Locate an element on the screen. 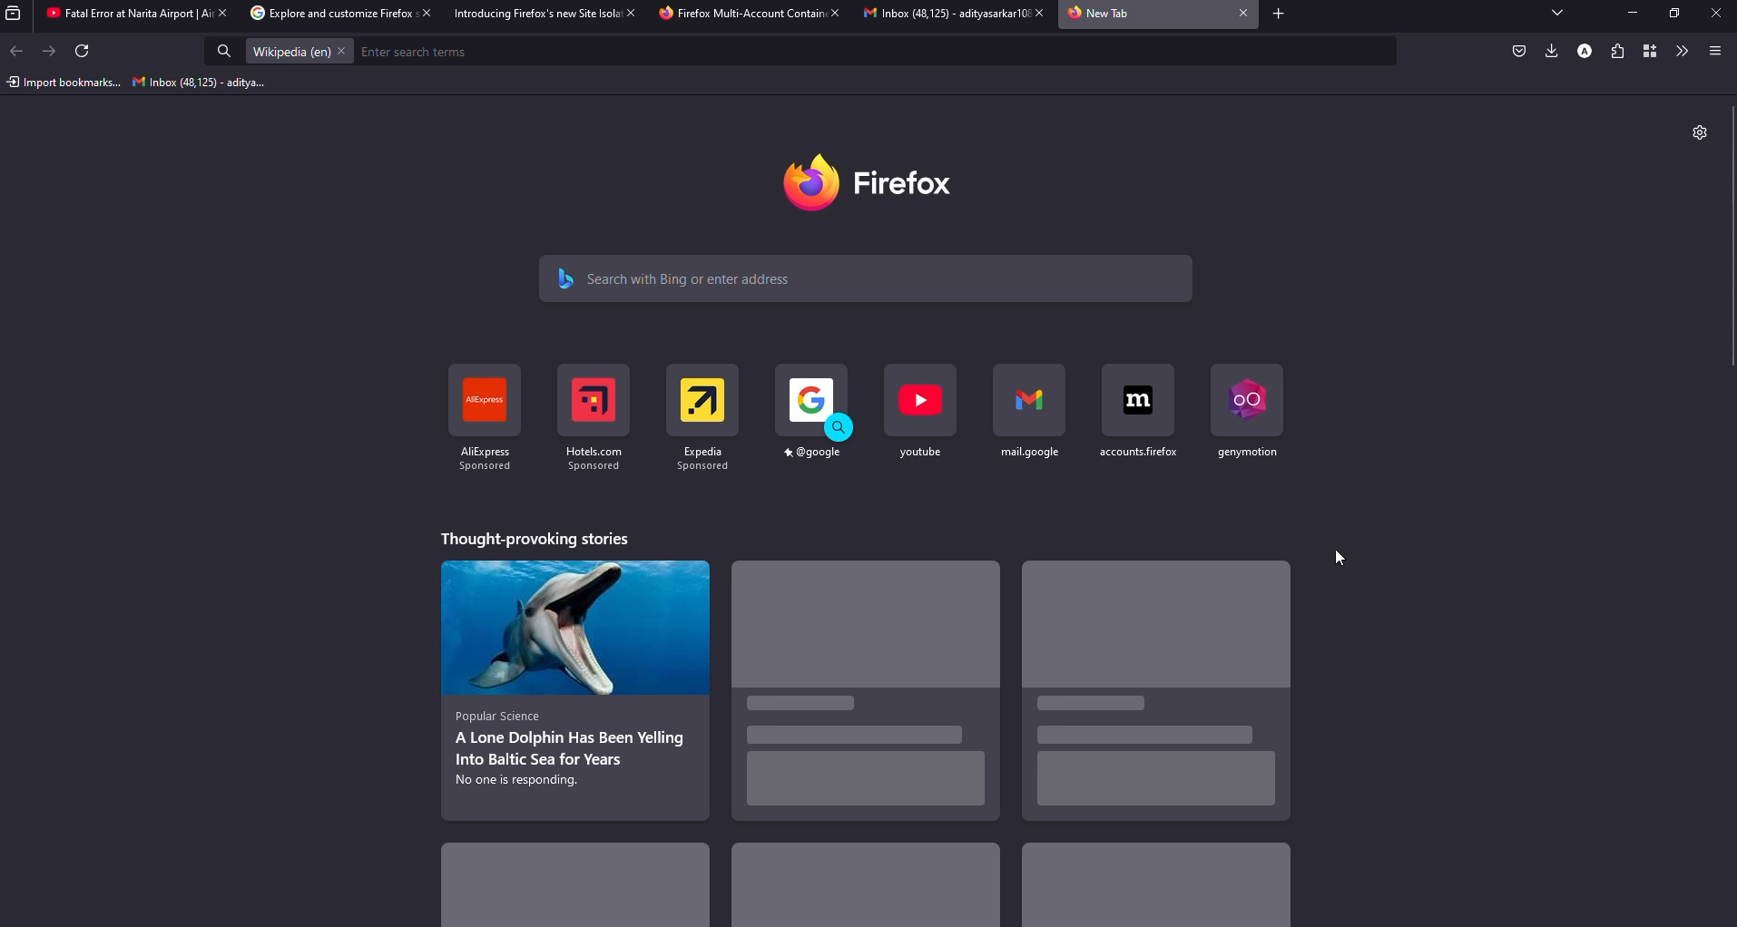  shortcut is located at coordinates (814, 414).